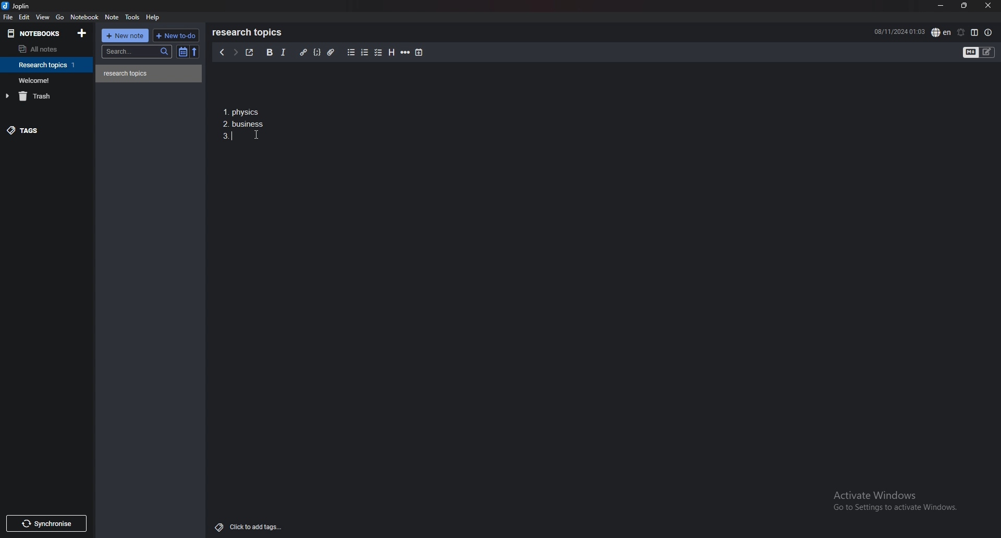  Describe the element at coordinates (222, 53) in the screenshot. I see `previous` at that location.